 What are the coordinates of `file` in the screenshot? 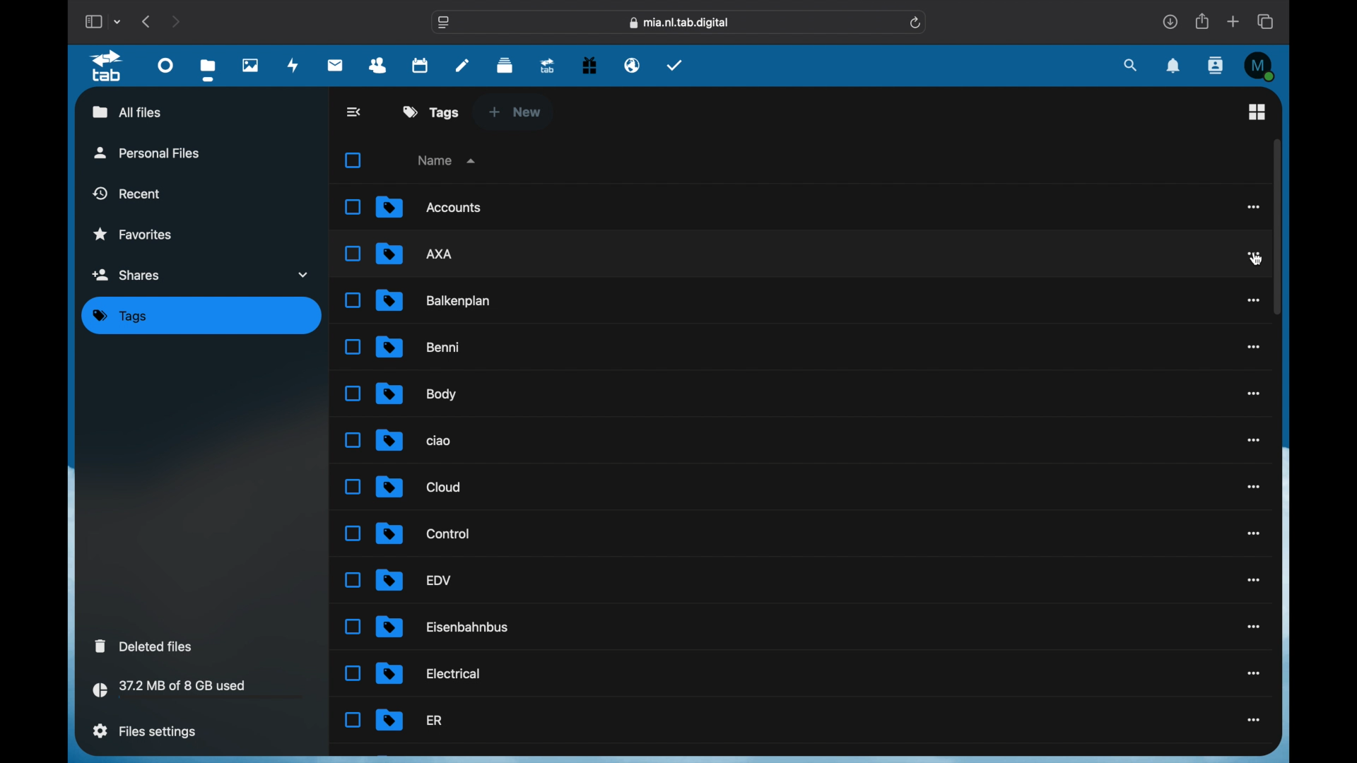 It's located at (429, 674).